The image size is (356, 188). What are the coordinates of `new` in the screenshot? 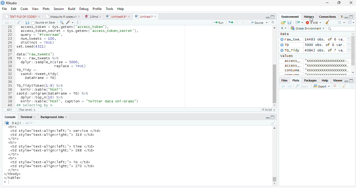 It's located at (283, 22).